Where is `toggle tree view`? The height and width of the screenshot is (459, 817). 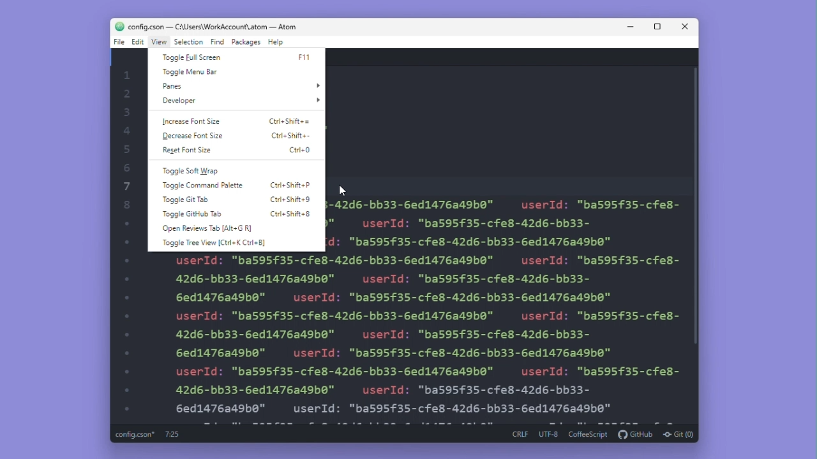
toggle tree view is located at coordinates (213, 242).